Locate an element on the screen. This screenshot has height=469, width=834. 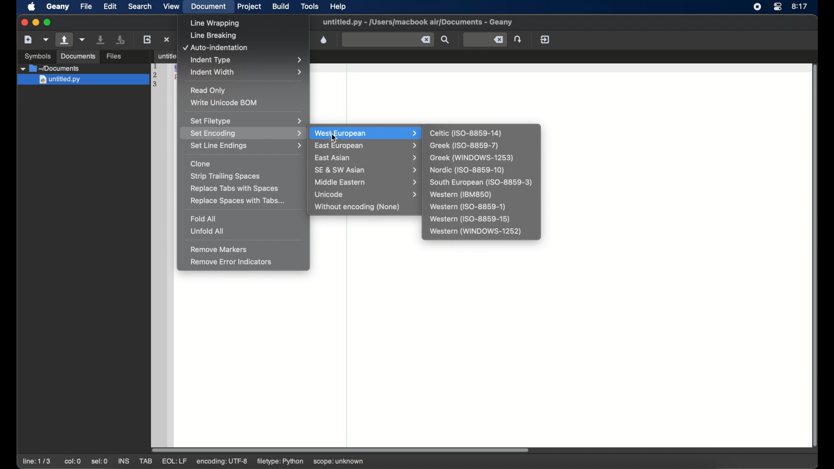
create a new file from template is located at coordinates (46, 40).